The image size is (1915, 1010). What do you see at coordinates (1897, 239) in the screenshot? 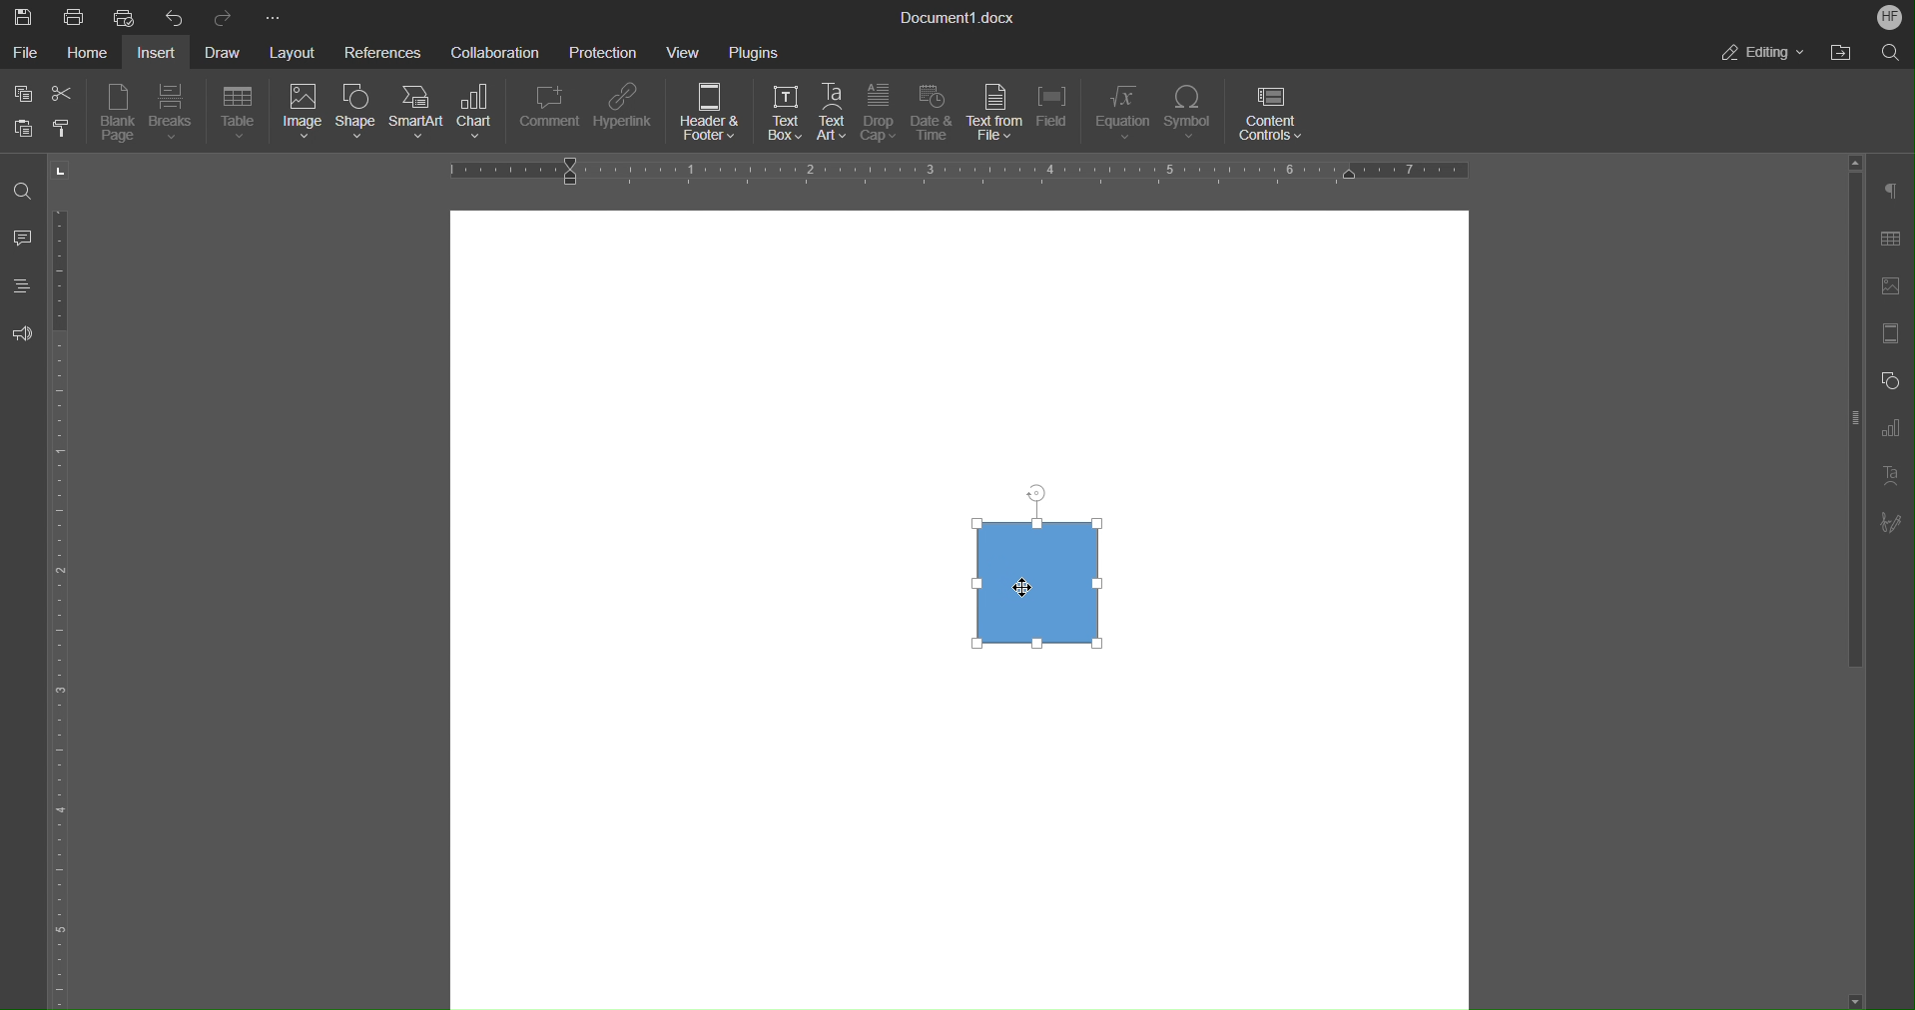
I see `Tables` at bounding box center [1897, 239].